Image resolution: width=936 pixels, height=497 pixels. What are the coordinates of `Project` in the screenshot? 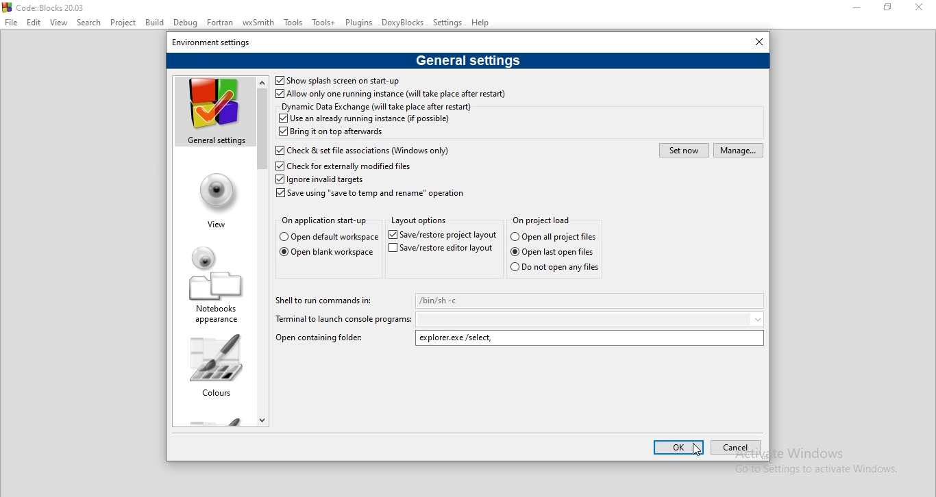 It's located at (123, 24).